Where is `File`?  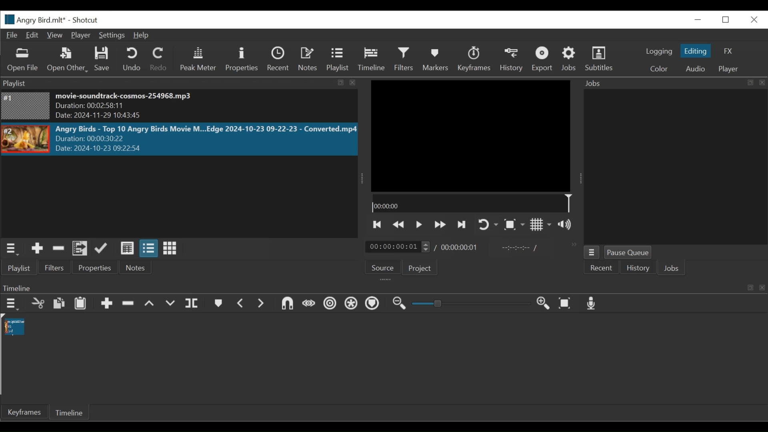
File is located at coordinates (12, 35).